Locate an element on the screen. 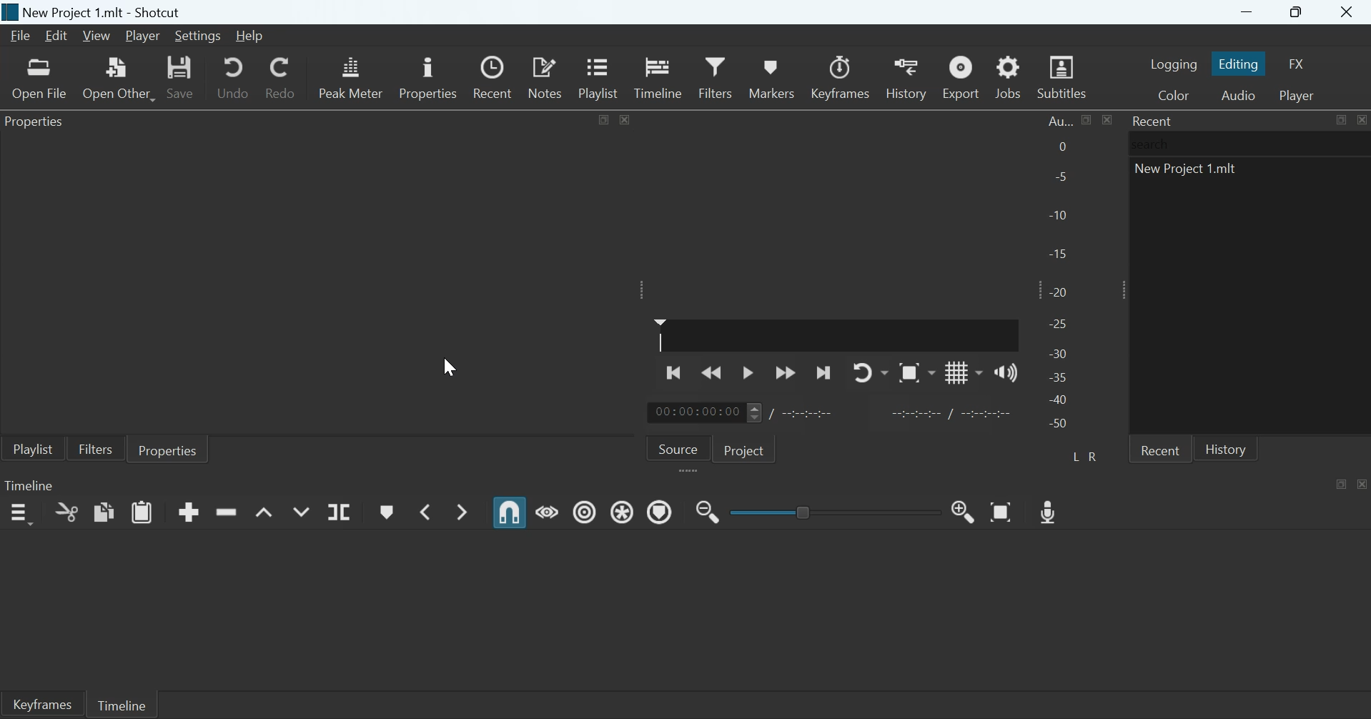  Filters is located at coordinates (714, 76).